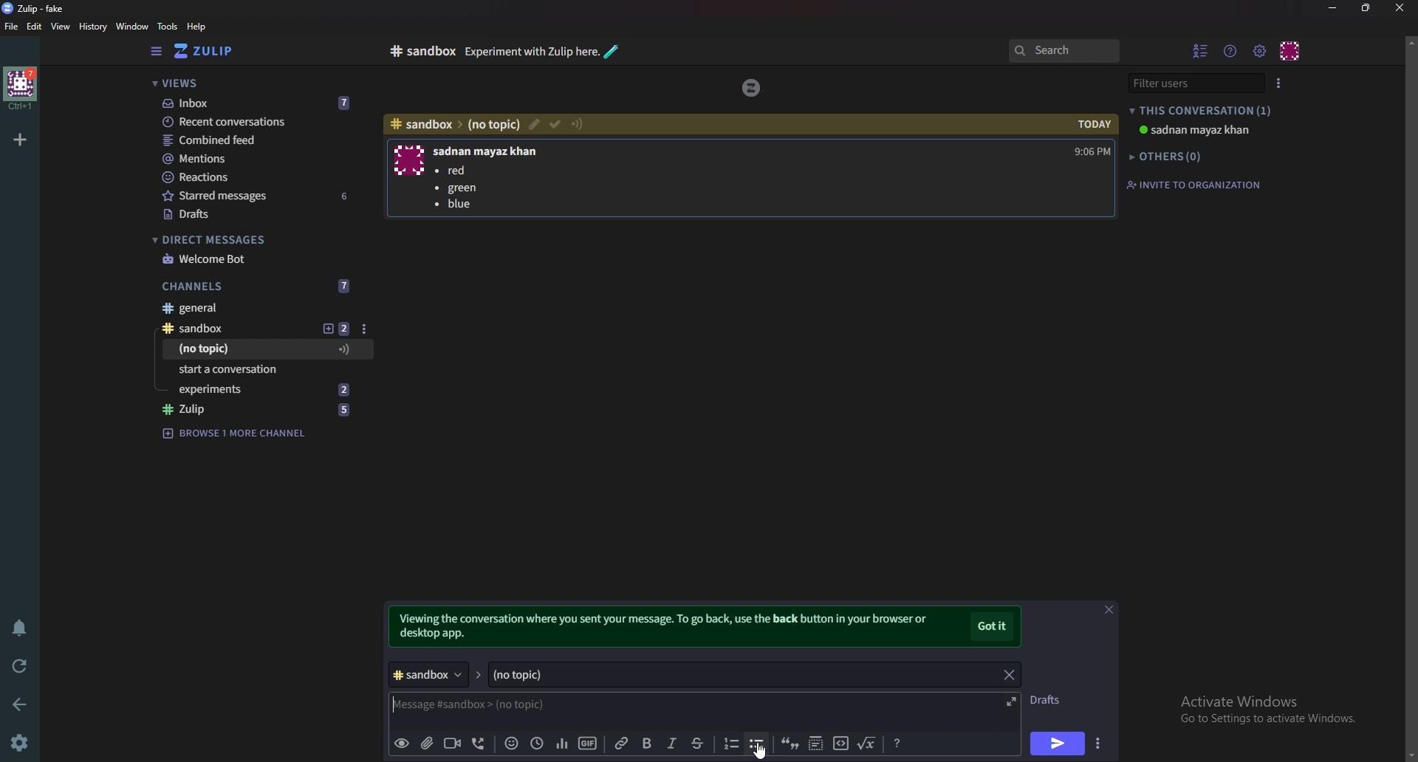 The width and height of the screenshot is (1418, 762). Describe the element at coordinates (270, 369) in the screenshot. I see `Start a conversation` at that location.